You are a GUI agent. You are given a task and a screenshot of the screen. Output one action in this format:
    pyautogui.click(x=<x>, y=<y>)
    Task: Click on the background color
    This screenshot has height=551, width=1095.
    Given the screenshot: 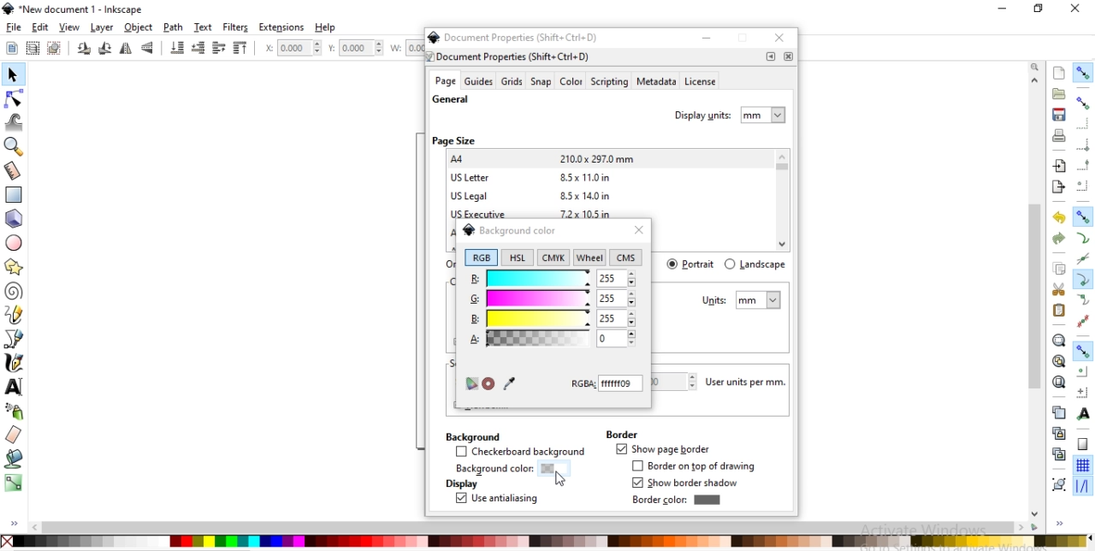 What is the action you would take?
    pyautogui.click(x=509, y=229)
    